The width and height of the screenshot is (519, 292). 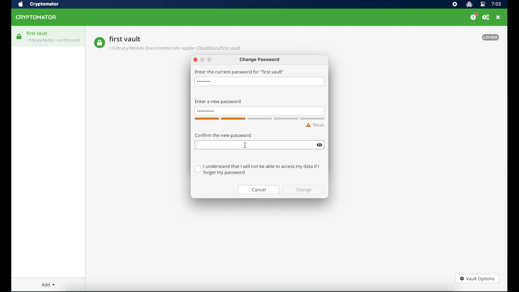 What do you see at coordinates (260, 60) in the screenshot?
I see `change password` at bounding box center [260, 60].